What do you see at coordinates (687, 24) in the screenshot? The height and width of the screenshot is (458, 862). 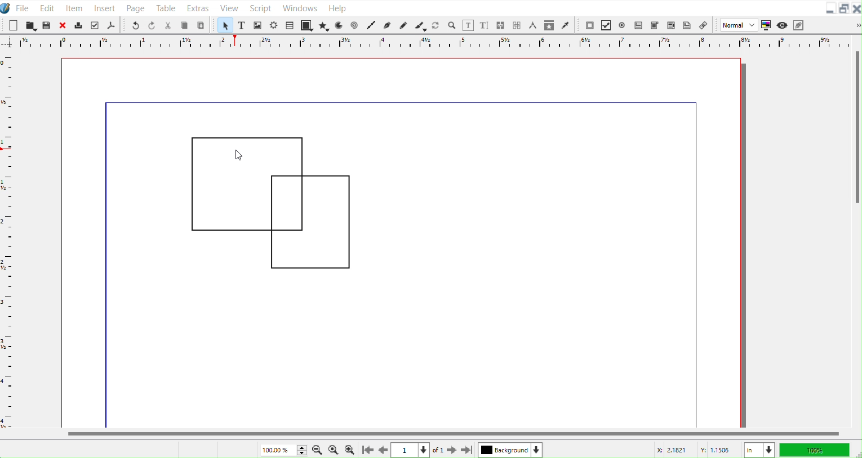 I see `Text Annotation` at bounding box center [687, 24].